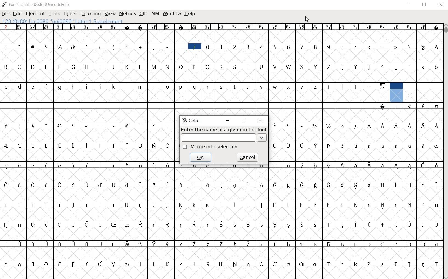 This screenshot has width=448, height=279. I want to click on Symbol, so click(329, 224).